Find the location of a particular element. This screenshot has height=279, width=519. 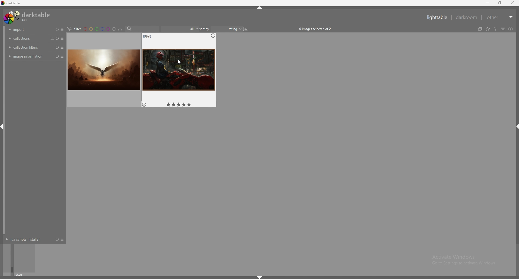

change type of overlays is located at coordinates (488, 29).